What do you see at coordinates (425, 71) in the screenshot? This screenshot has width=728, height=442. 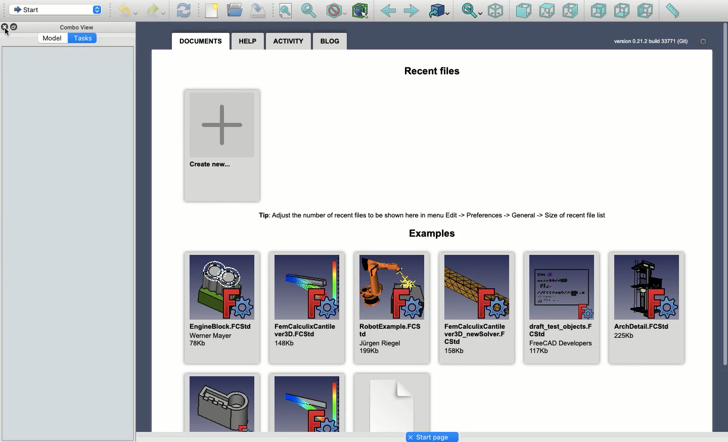 I see `Recent files` at bounding box center [425, 71].